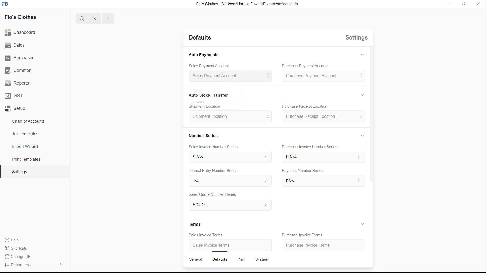 The width and height of the screenshot is (486, 273). What do you see at coordinates (247, 4) in the screenshot?
I see `Flo's Clothes - C:\Users\Hamza Fawad\Documents\demo db` at bounding box center [247, 4].